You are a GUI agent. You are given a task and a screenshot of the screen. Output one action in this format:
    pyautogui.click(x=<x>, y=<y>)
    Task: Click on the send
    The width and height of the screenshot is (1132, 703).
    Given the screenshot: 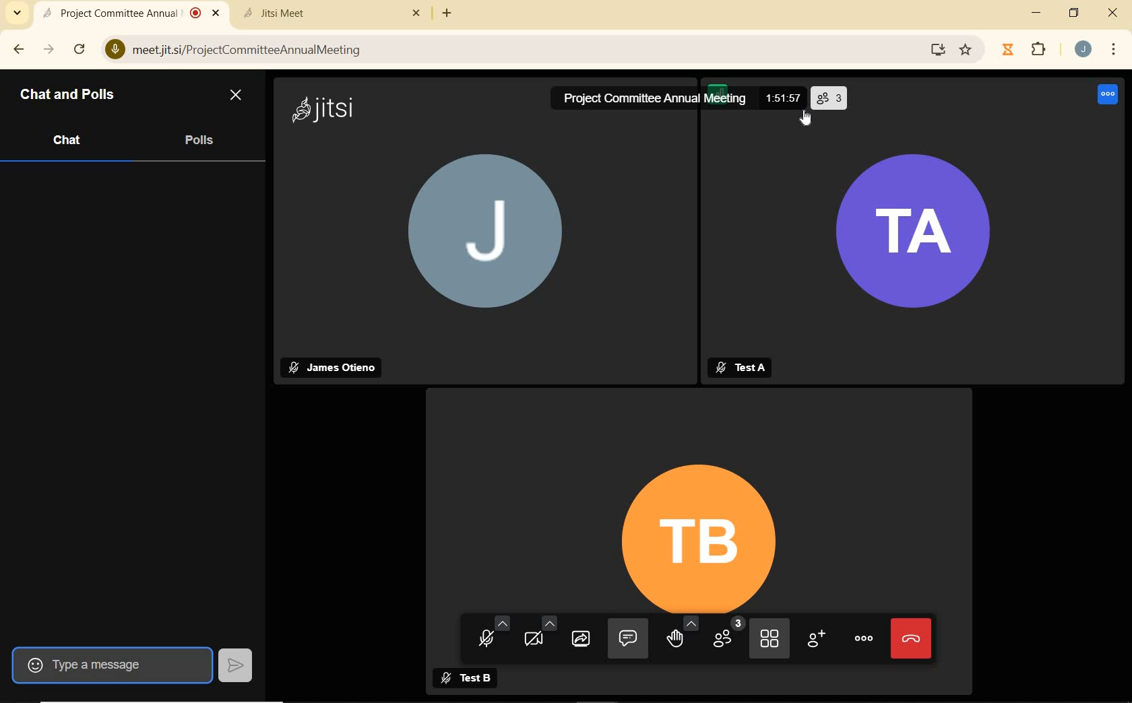 What is the action you would take?
    pyautogui.click(x=239, y=664)
    